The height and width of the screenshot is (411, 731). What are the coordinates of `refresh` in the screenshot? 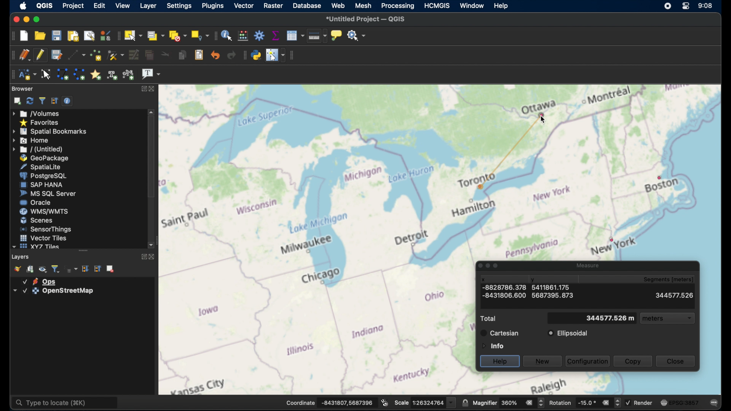 It's located at (29, 101).